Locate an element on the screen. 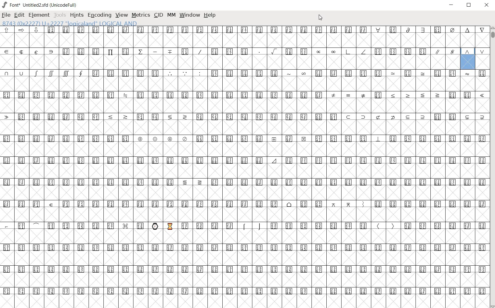  metrics is located at coordinates (141, 15).